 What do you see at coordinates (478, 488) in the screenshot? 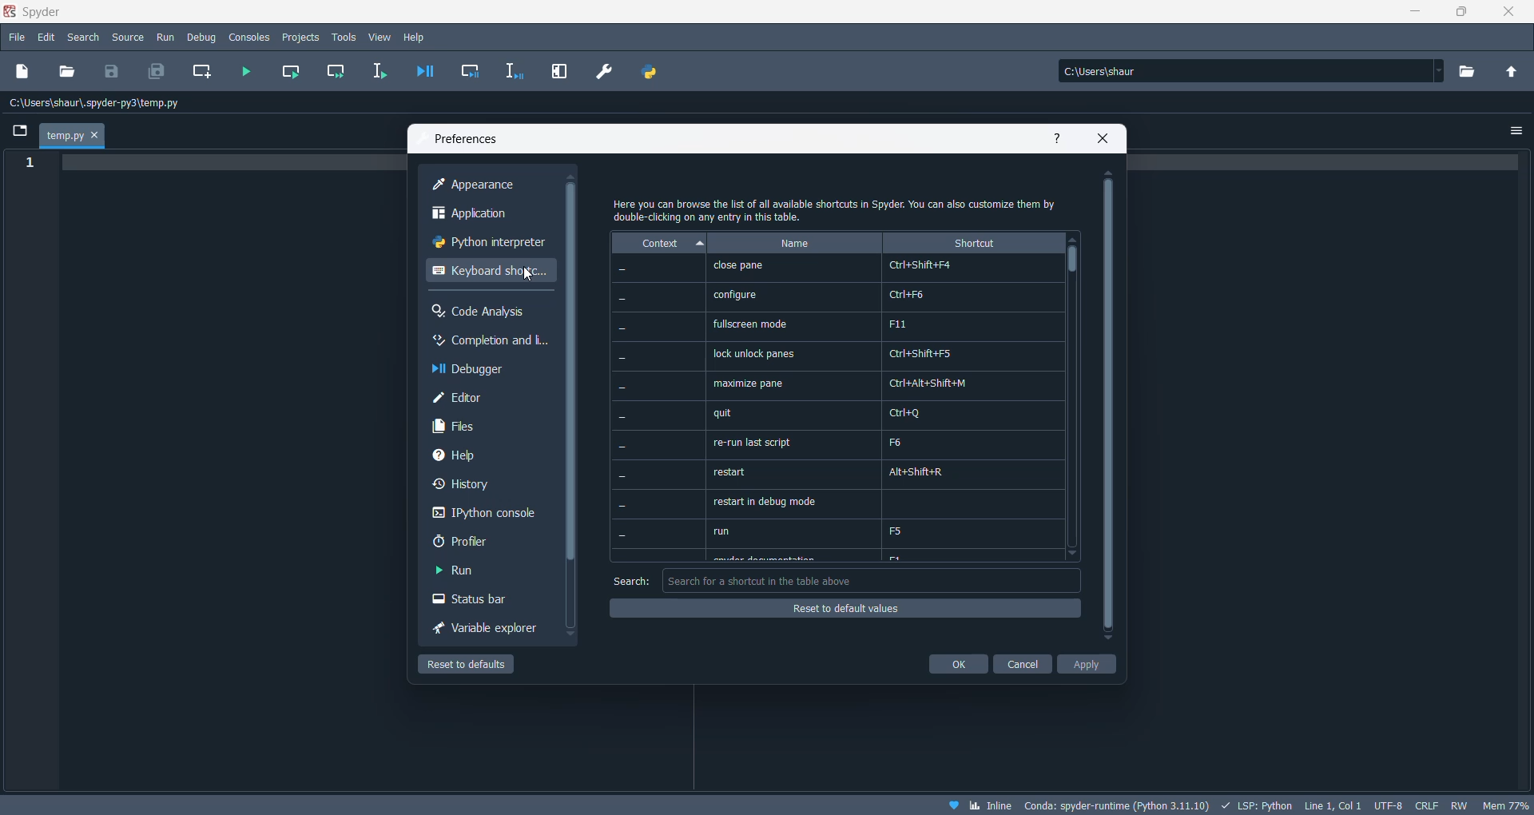
I see `history` at bounding box center [478, 488].